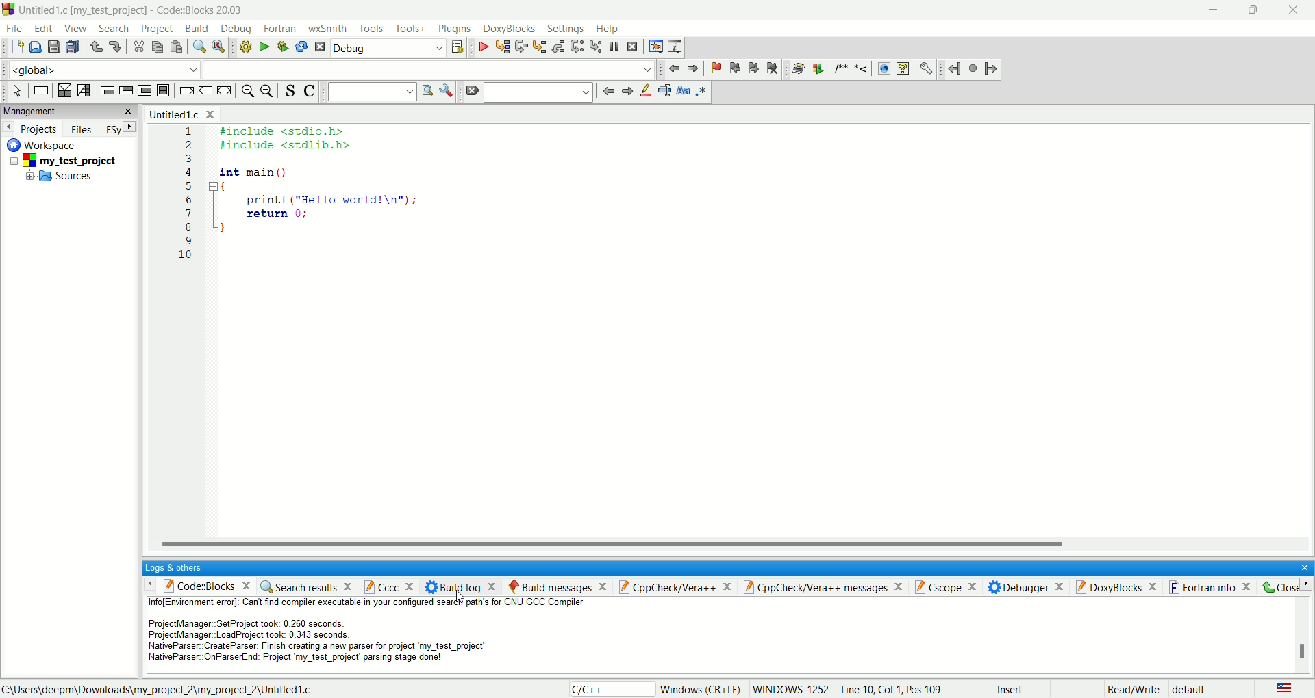  What do you see at coordinates (147, 91) in the screenshot?
I see `counting loop` at bounding box center [147, 91].